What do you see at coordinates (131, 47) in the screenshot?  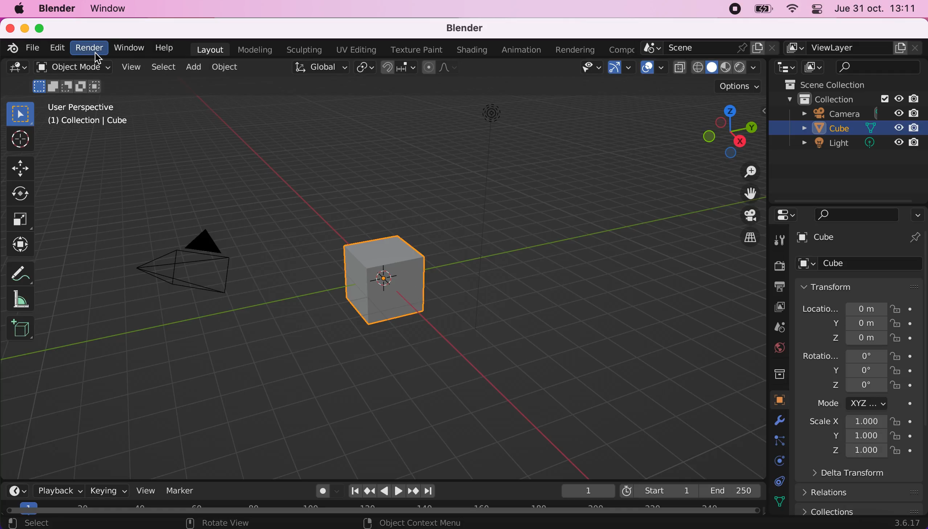 I see `window` at bounding box center [131, 47].